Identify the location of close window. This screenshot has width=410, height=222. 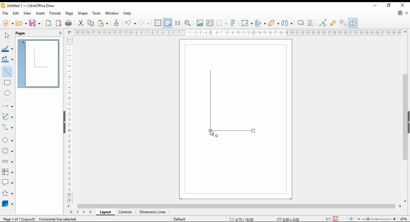
(403, 5).